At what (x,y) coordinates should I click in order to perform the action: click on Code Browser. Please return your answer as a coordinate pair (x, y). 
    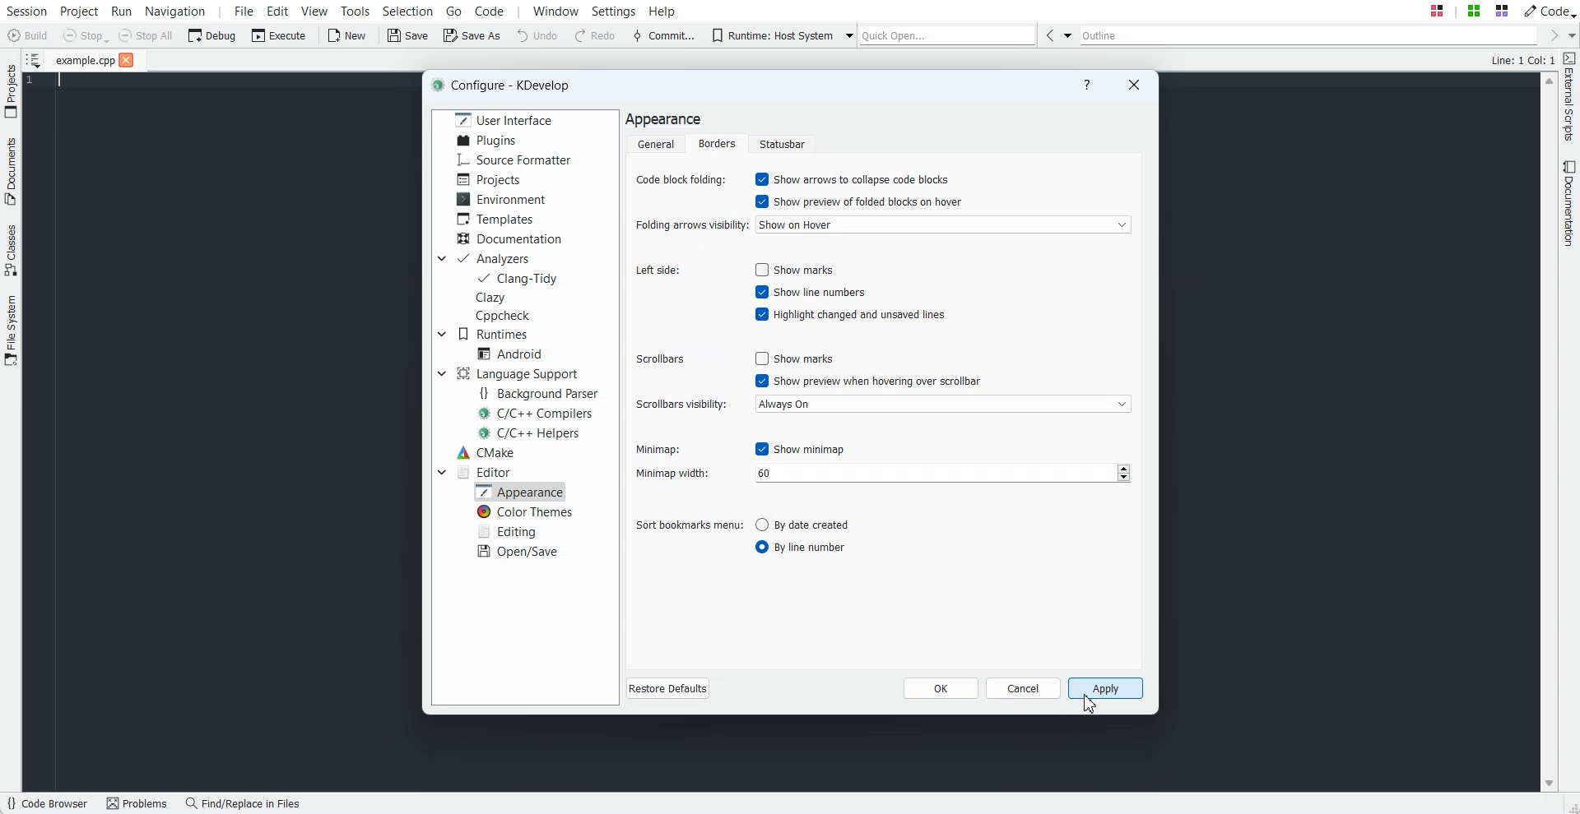
    Looking at the image, I should click on (49, 803).